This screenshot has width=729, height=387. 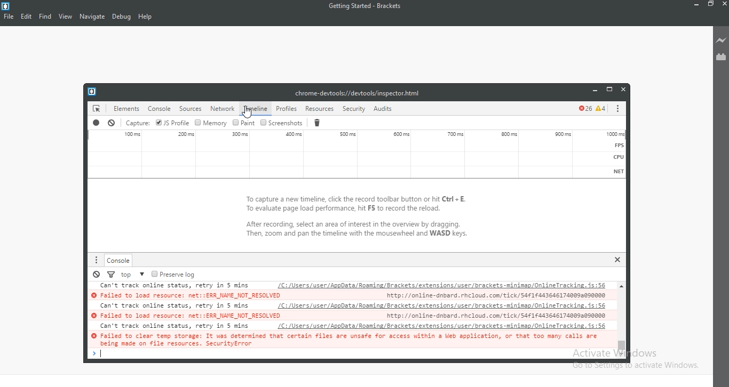 What do you see at coordinates (319, 108) in the screenshot?
I see `resources` at bounding box center [319, 108].